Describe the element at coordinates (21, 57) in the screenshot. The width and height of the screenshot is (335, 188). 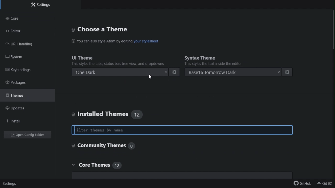
I see `System` at that location.